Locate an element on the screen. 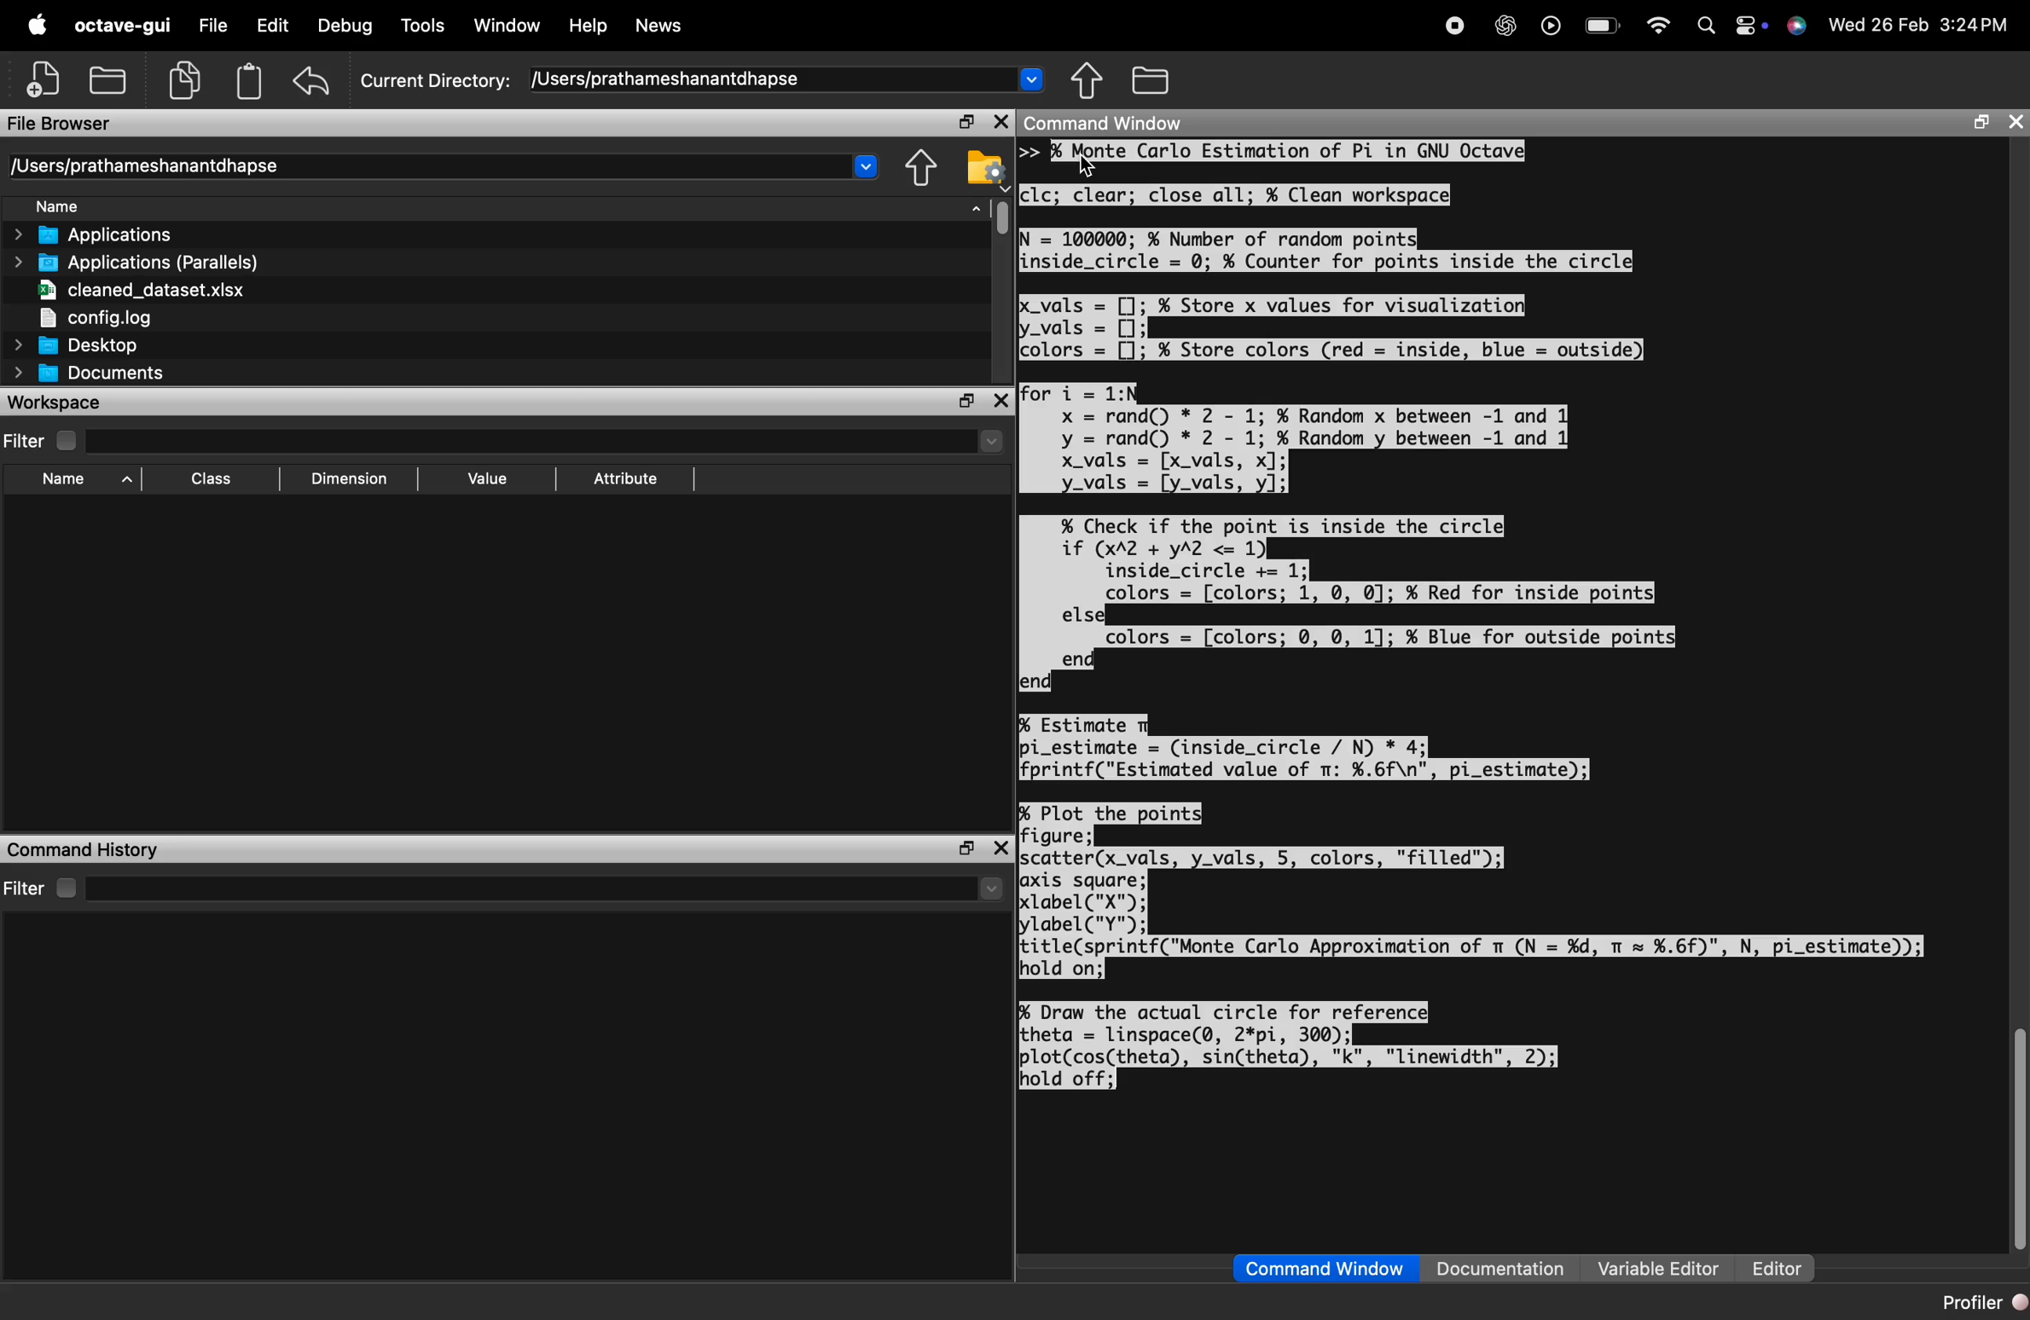 This screenshot has width=2030, height=1320. Name is located at coordinates (507, 206).